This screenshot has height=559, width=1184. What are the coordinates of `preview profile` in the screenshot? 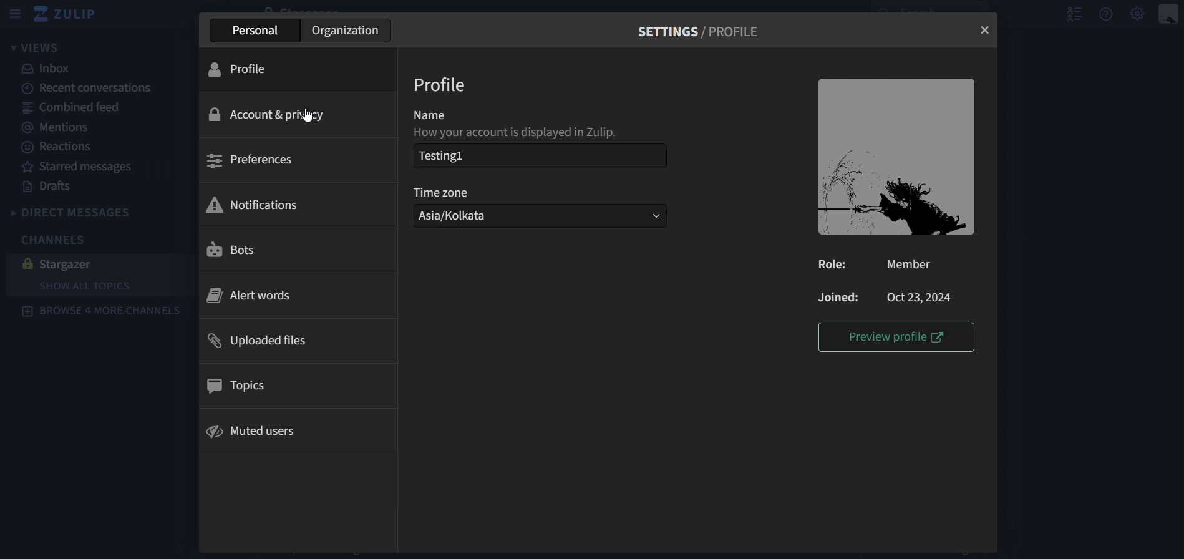 It's located at (901, 337).